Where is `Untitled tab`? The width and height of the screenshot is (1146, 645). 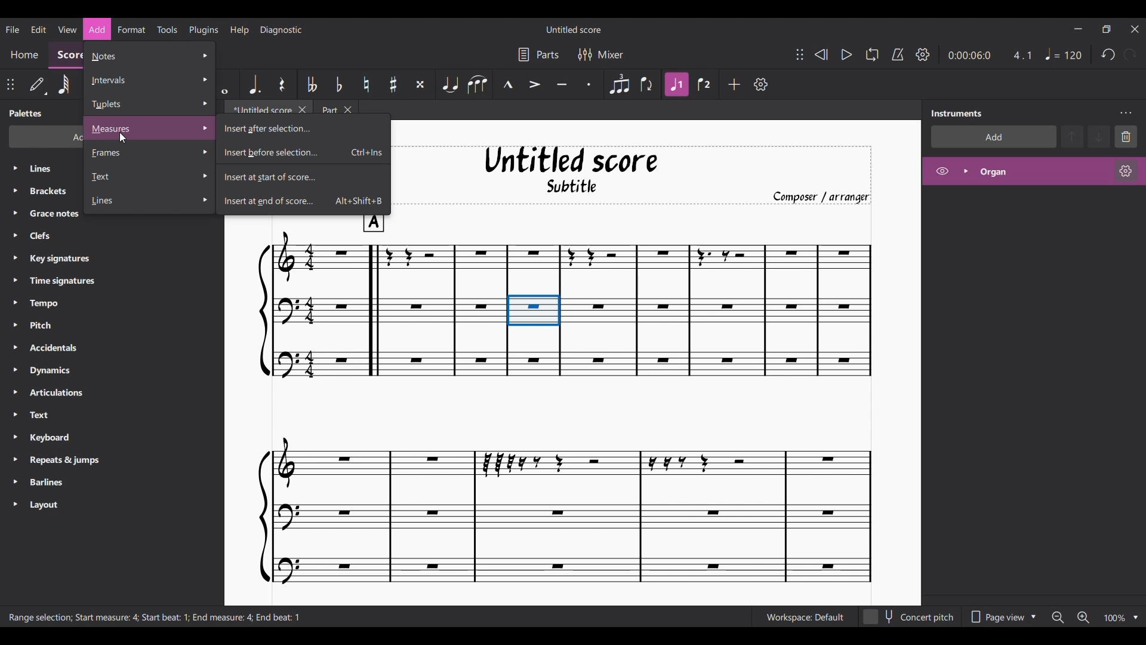
Untitled tab is located at coordinates (260, 110).